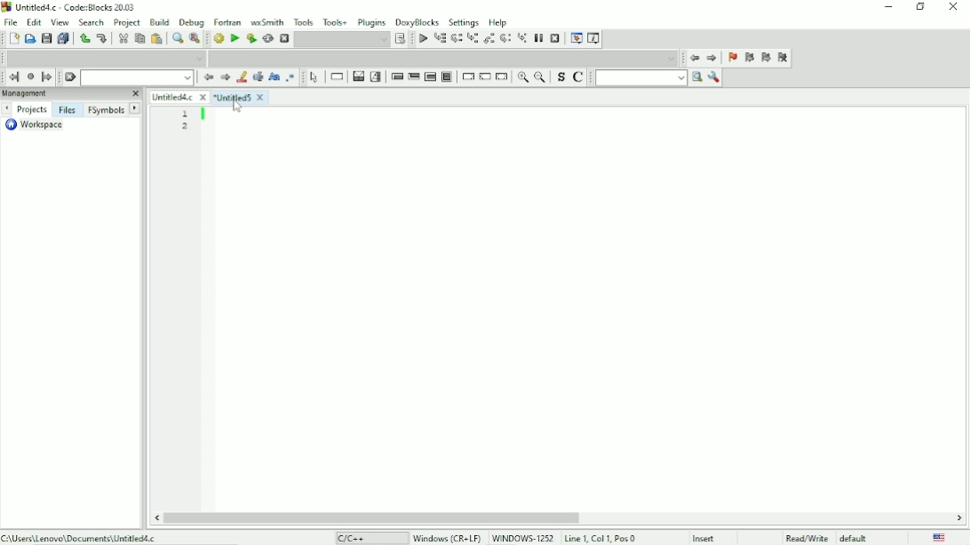 This screenshot has width=970, height=545. What do you see at coordinates (351, 39) in the screenshot?
I see `Show the select target dialog ` at bounding box center [351, 39].